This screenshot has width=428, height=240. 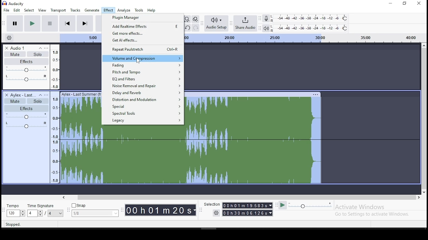 What do you see at coordinates (308, 206) in the screenshot?
I see `playback speed` at bounding box center [308, 206].